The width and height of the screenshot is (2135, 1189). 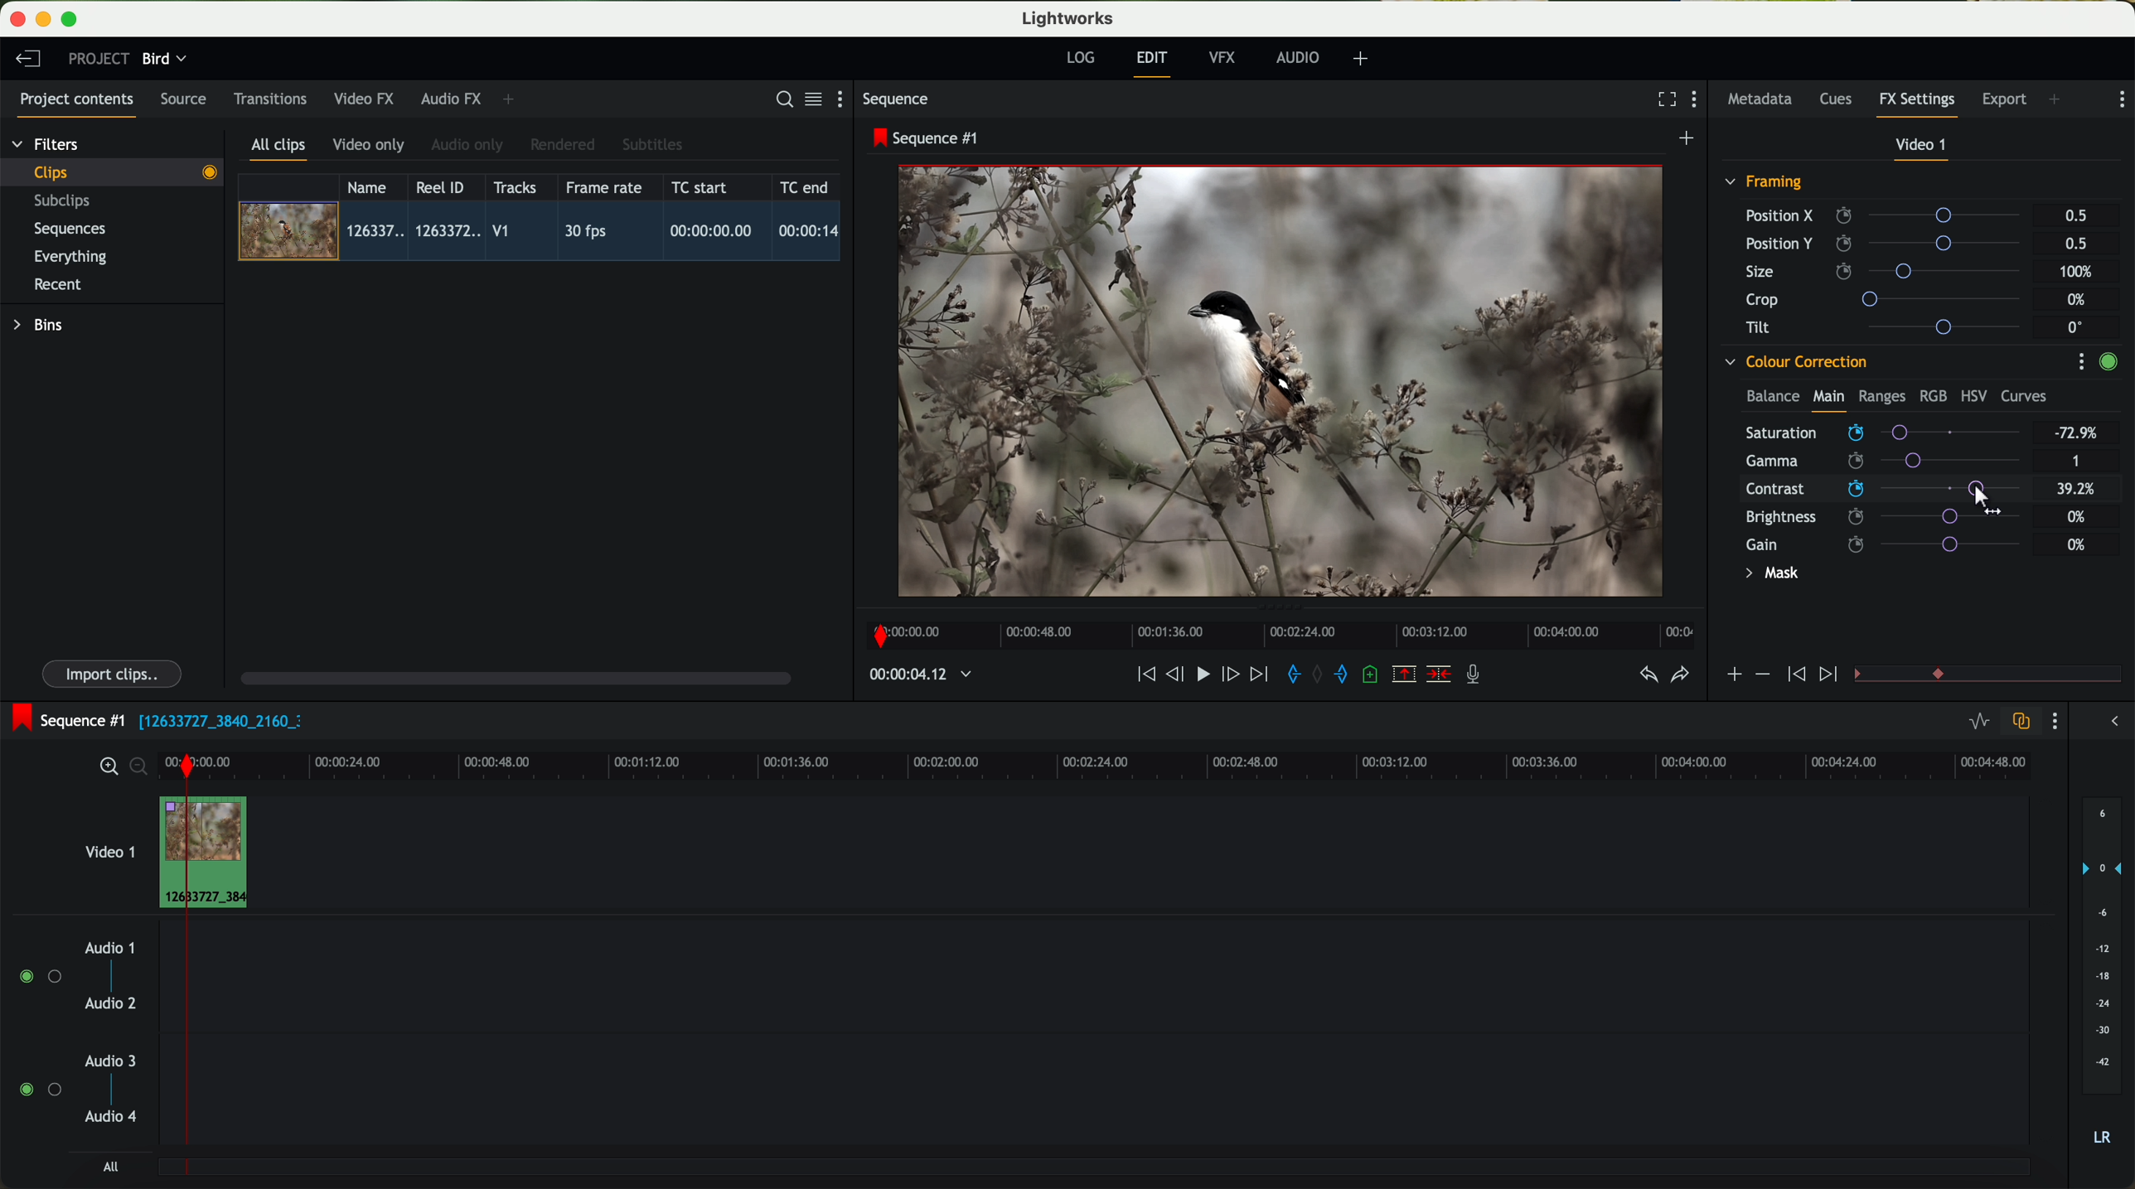 What do you see at coordinates (17, 19) in the screenshot?
I see `close program` at bounding box center [17, 19].